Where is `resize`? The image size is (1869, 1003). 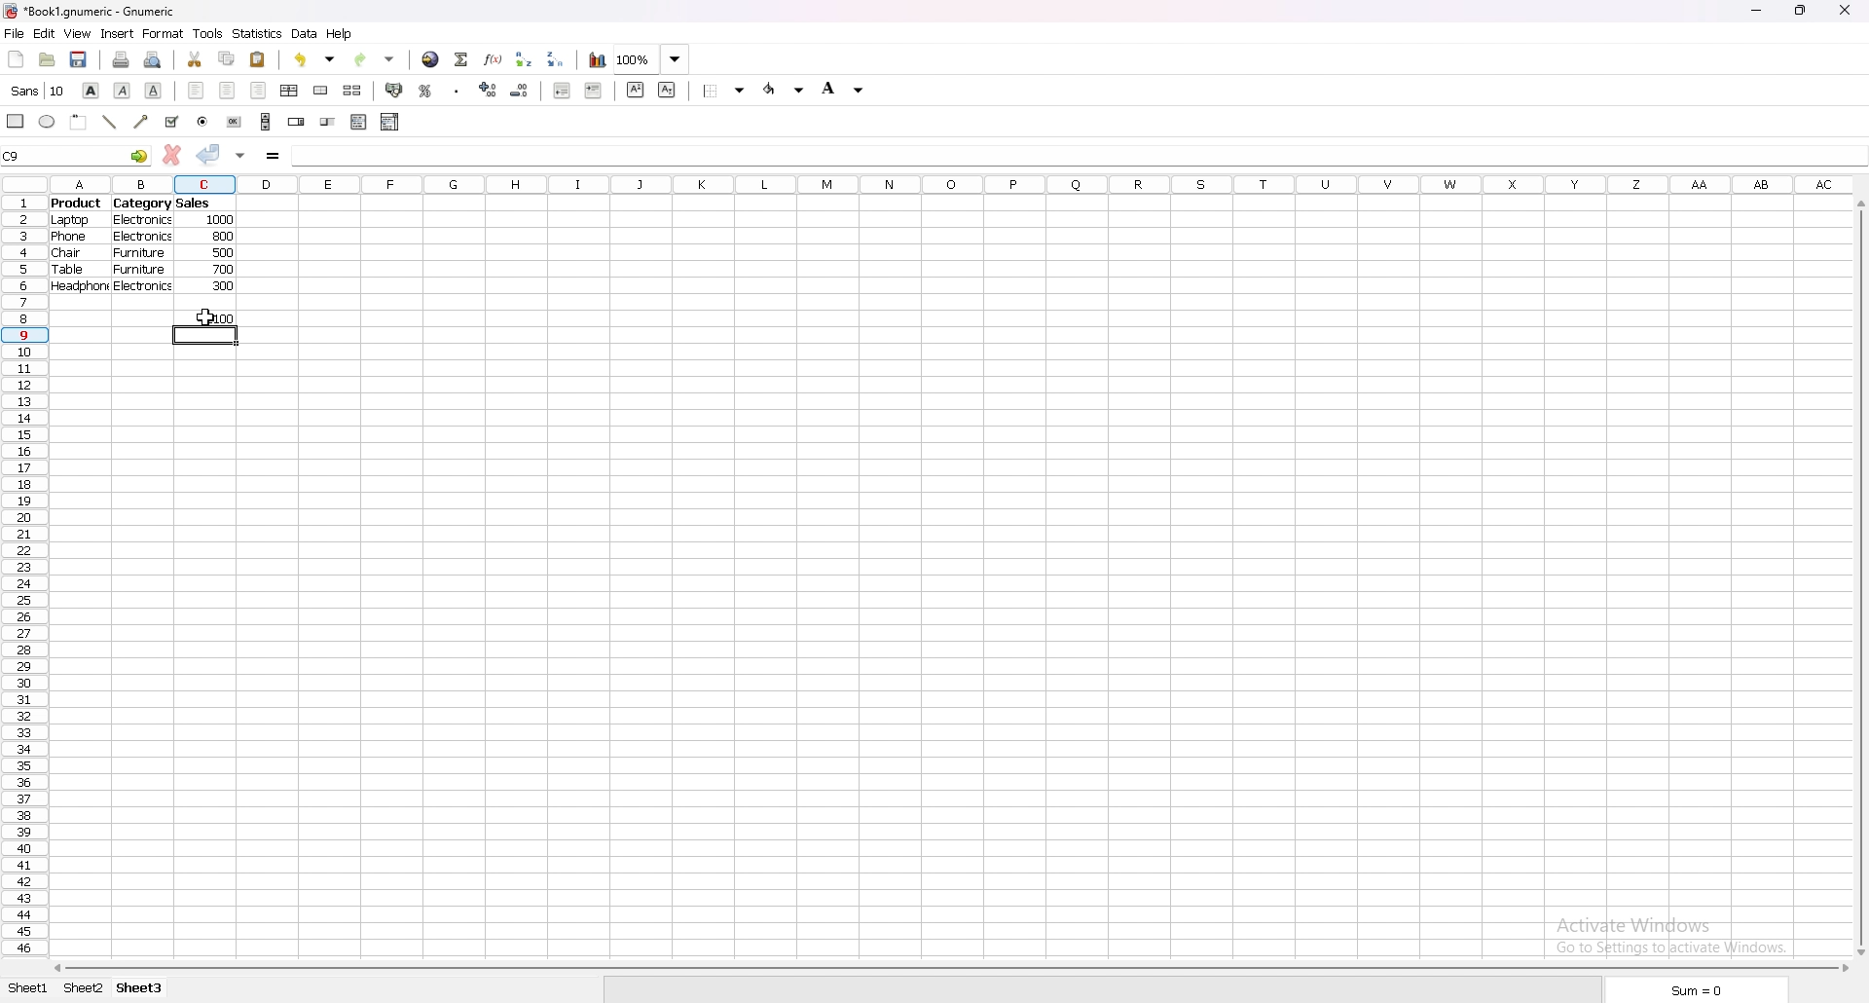
resize is located at coordinates (1800, 11).